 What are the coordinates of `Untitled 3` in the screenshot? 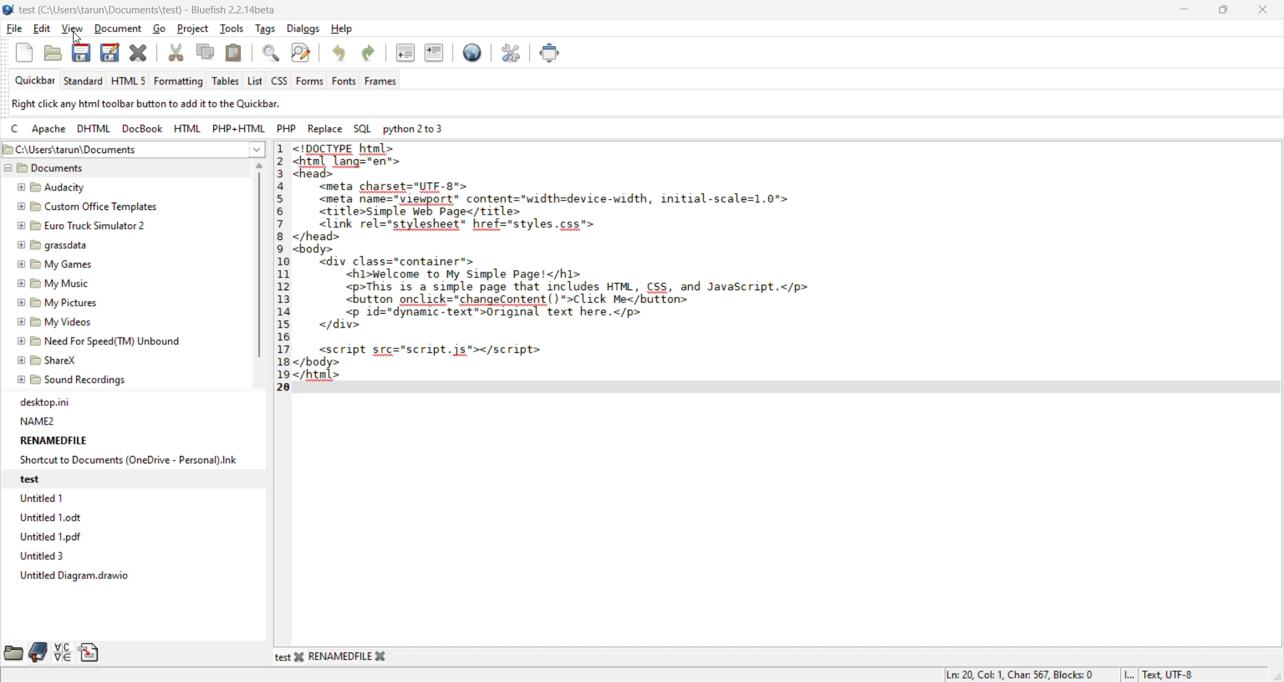 It's located at (40, 556).